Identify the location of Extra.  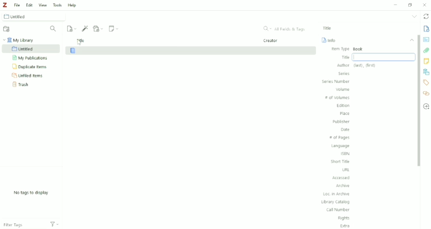
(345, 225).